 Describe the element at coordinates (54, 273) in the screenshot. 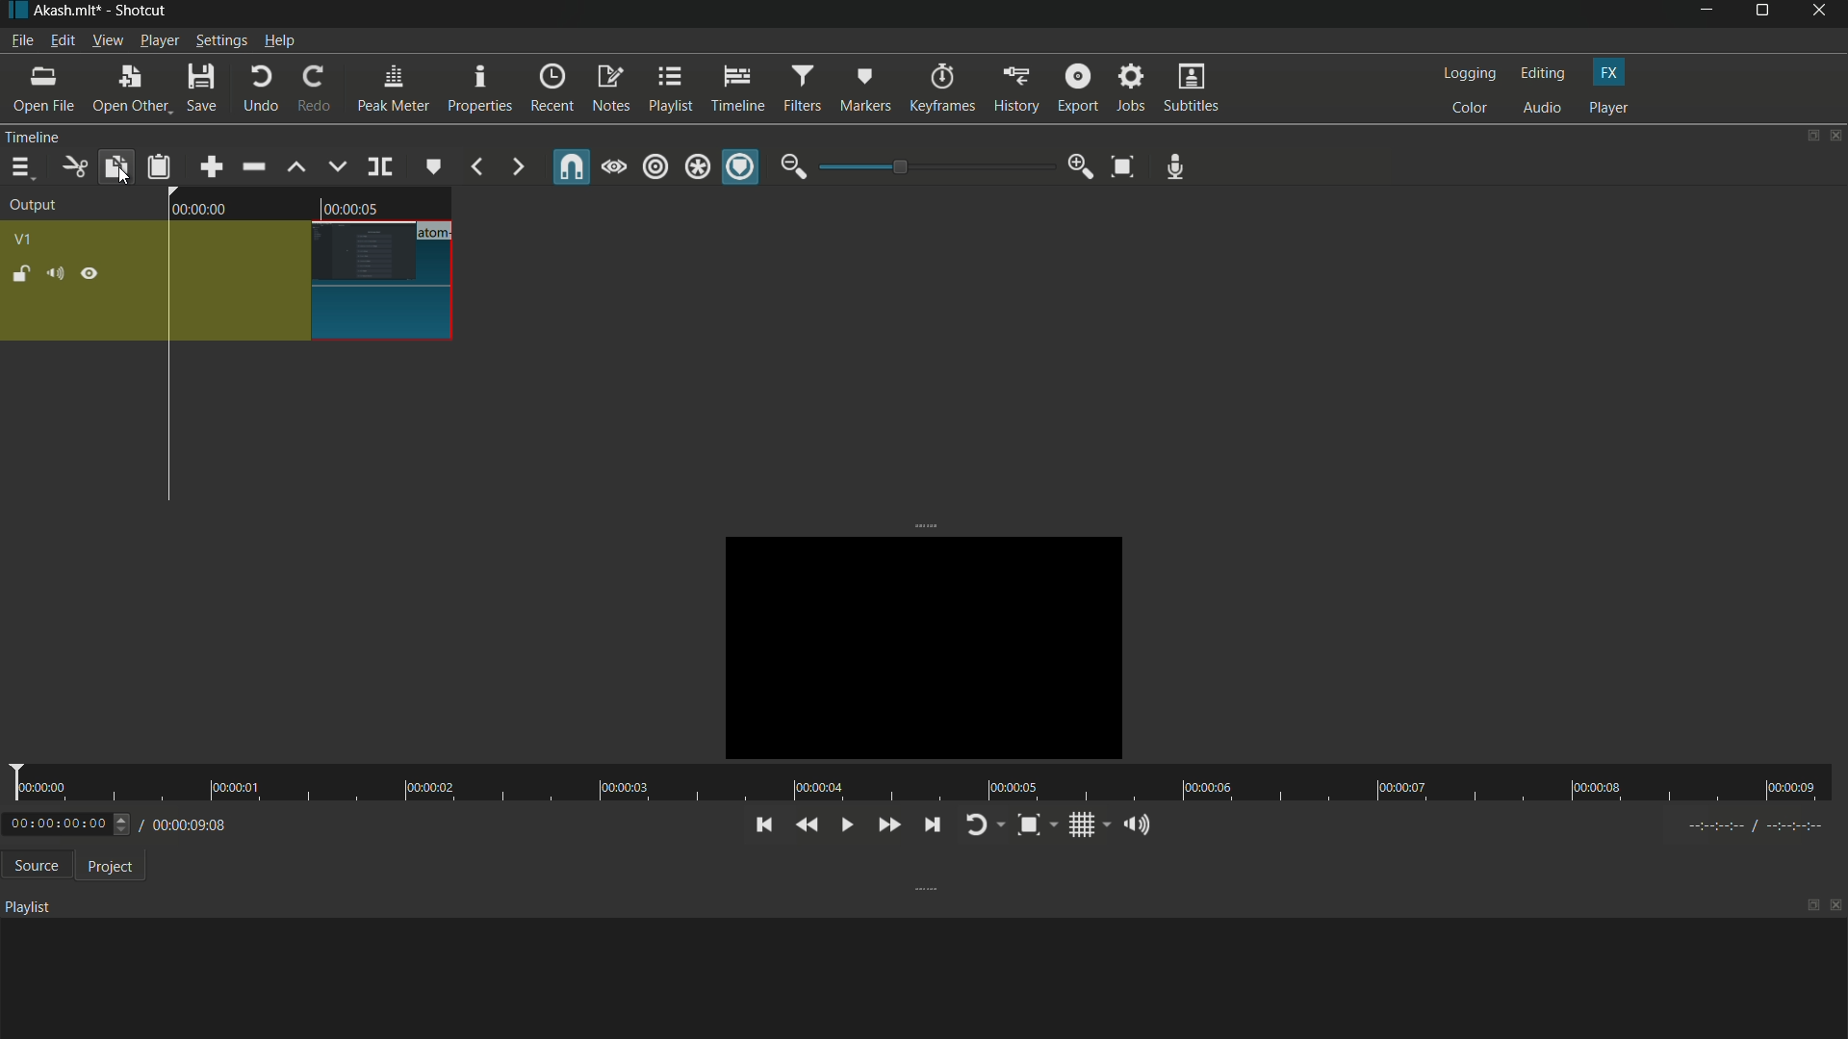

I see `mute` at that location.